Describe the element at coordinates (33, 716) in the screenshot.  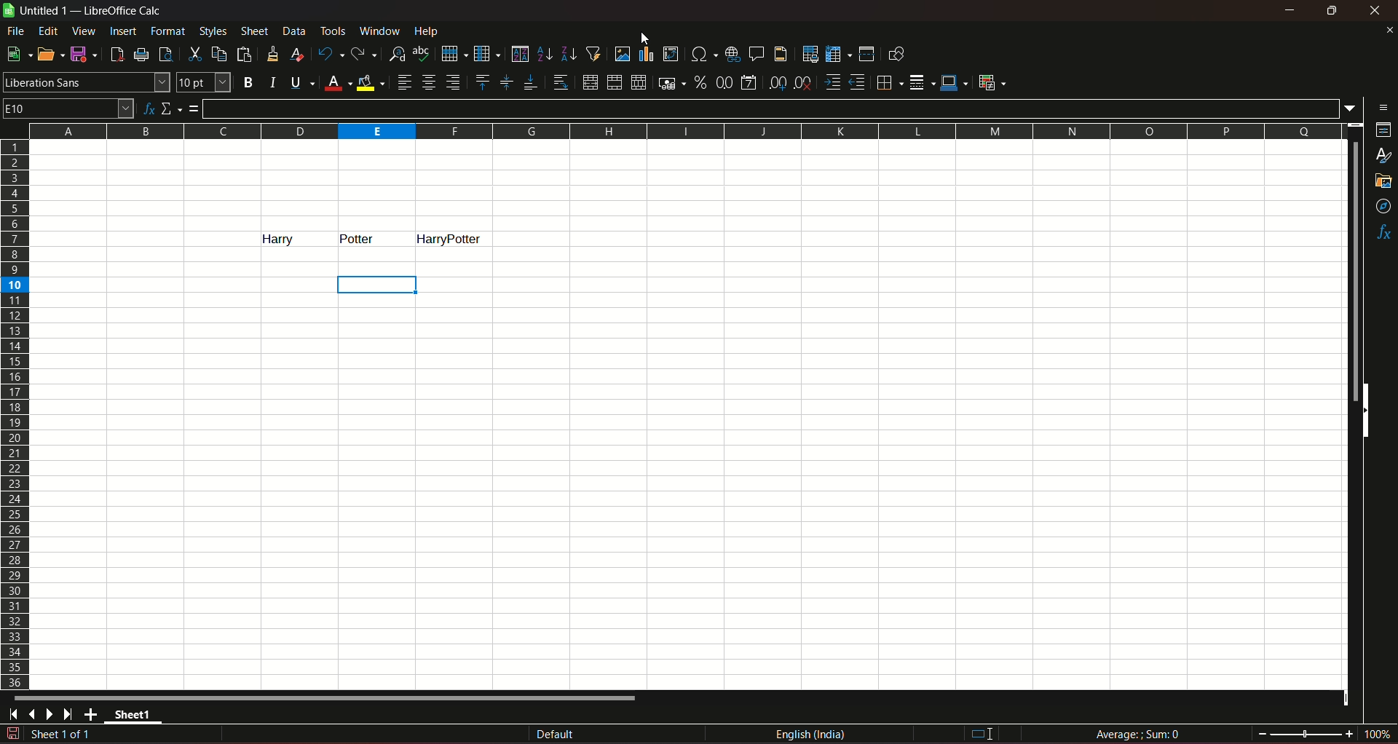
I see `scroll to previous` at that location.